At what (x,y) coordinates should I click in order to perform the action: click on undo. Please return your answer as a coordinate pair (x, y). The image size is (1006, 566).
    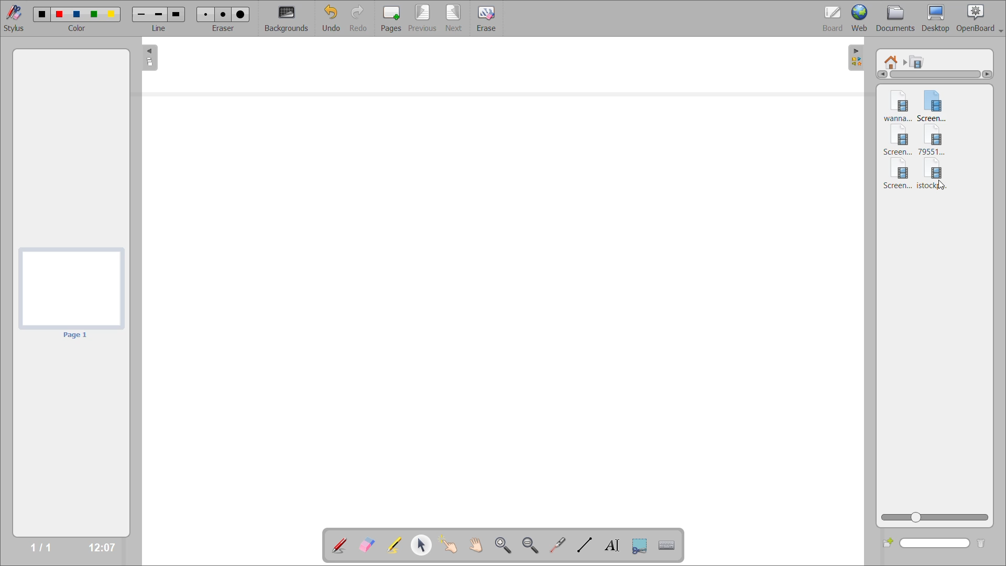
    Looking at the image, I should click on (330, 19).